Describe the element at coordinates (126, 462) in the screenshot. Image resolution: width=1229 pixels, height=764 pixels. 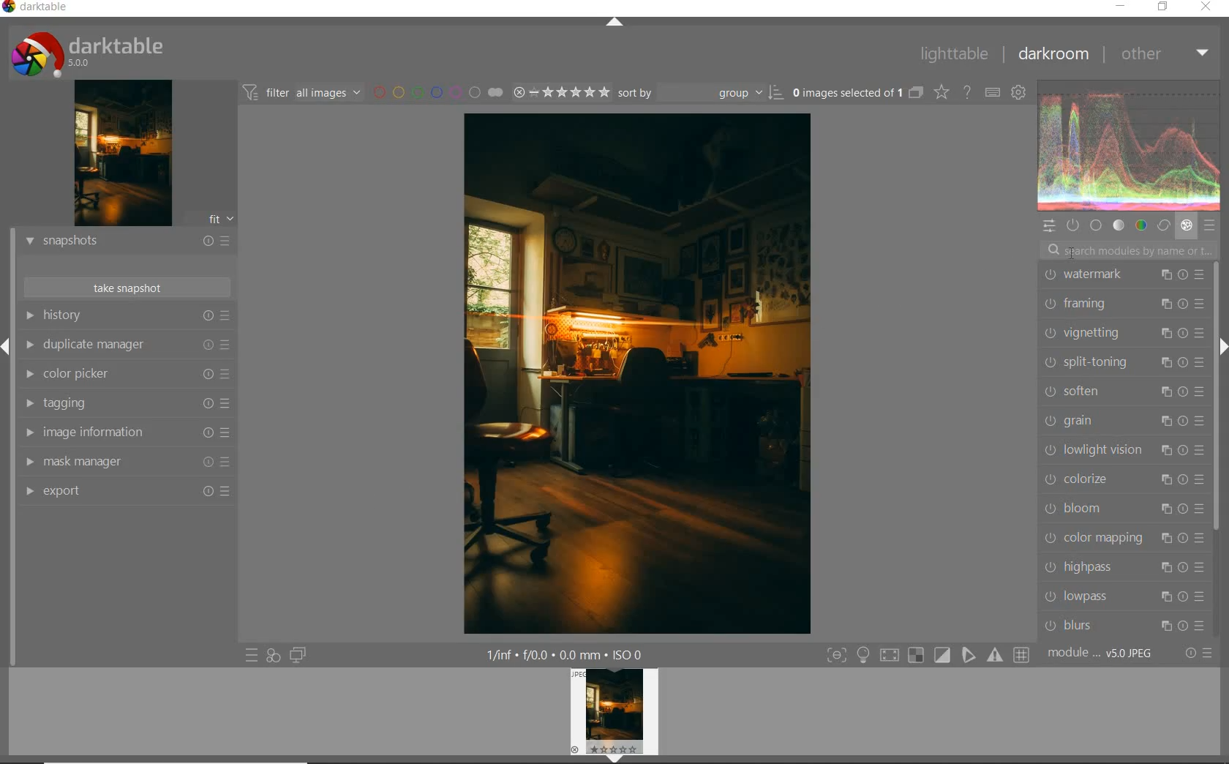
I see `mask manager` at that location.